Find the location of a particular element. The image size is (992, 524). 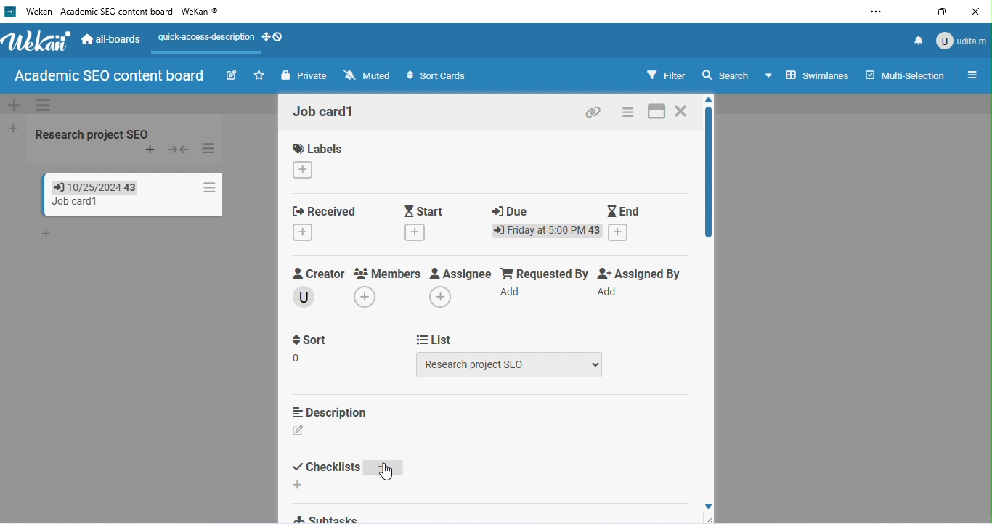

change the labels is located at coordinates (304, 171).